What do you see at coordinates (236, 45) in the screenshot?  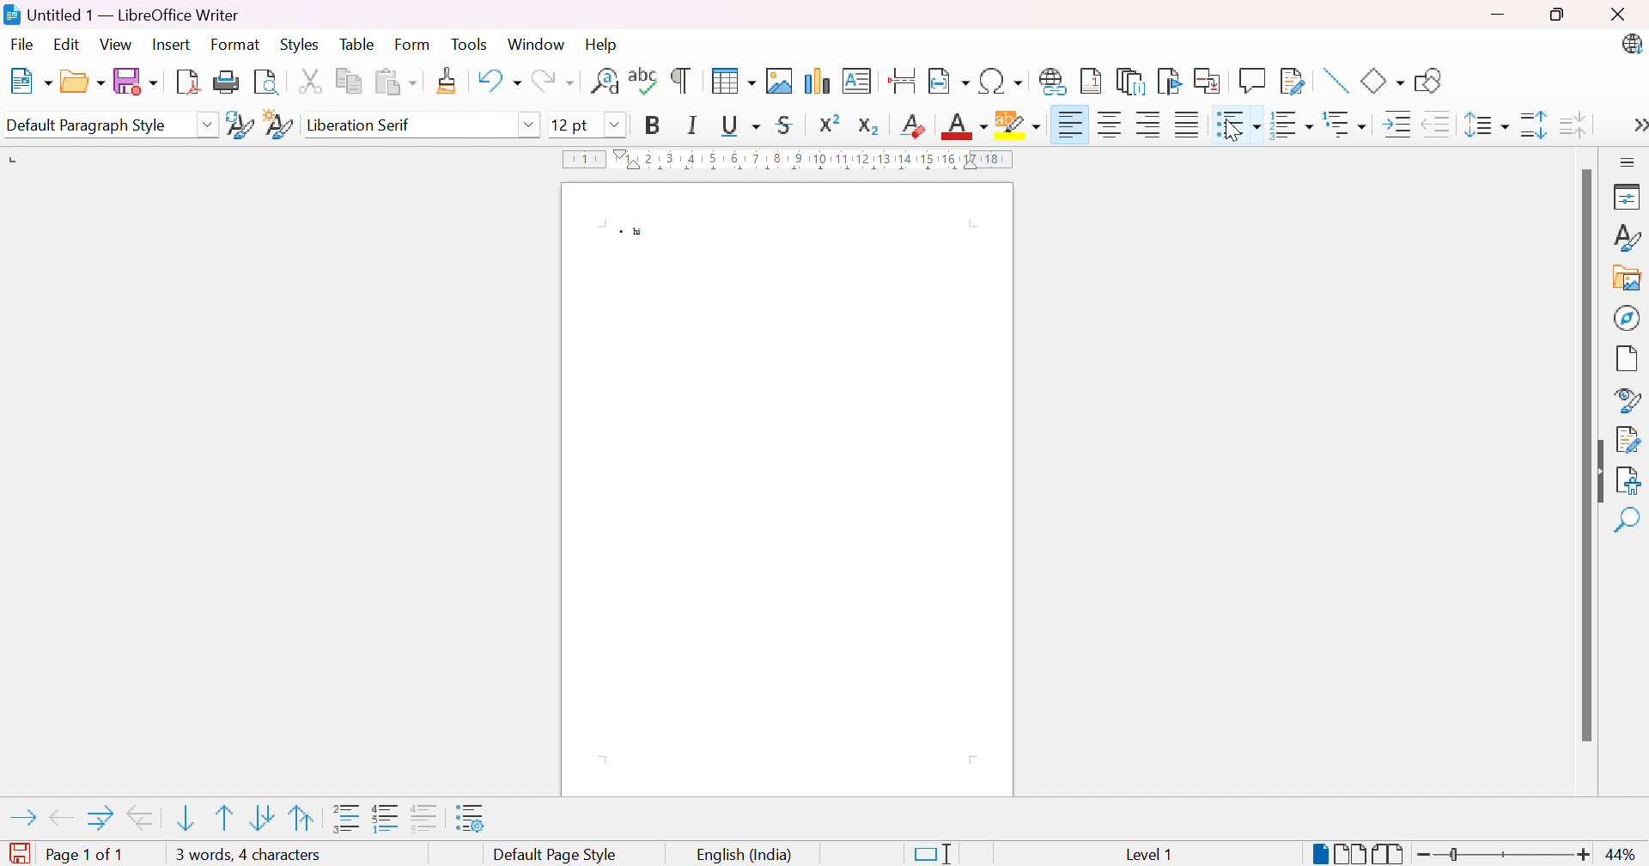 I see `Format` at bounding box center [236, 45].